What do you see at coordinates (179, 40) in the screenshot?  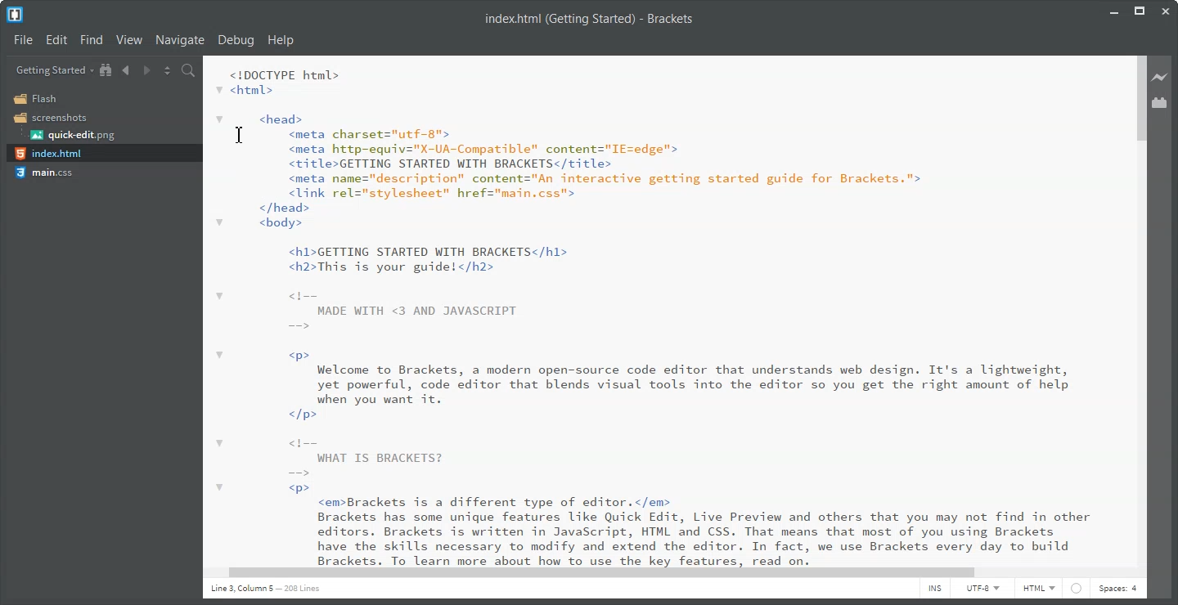 I see `Navigate` at bounding box center [179, 40].